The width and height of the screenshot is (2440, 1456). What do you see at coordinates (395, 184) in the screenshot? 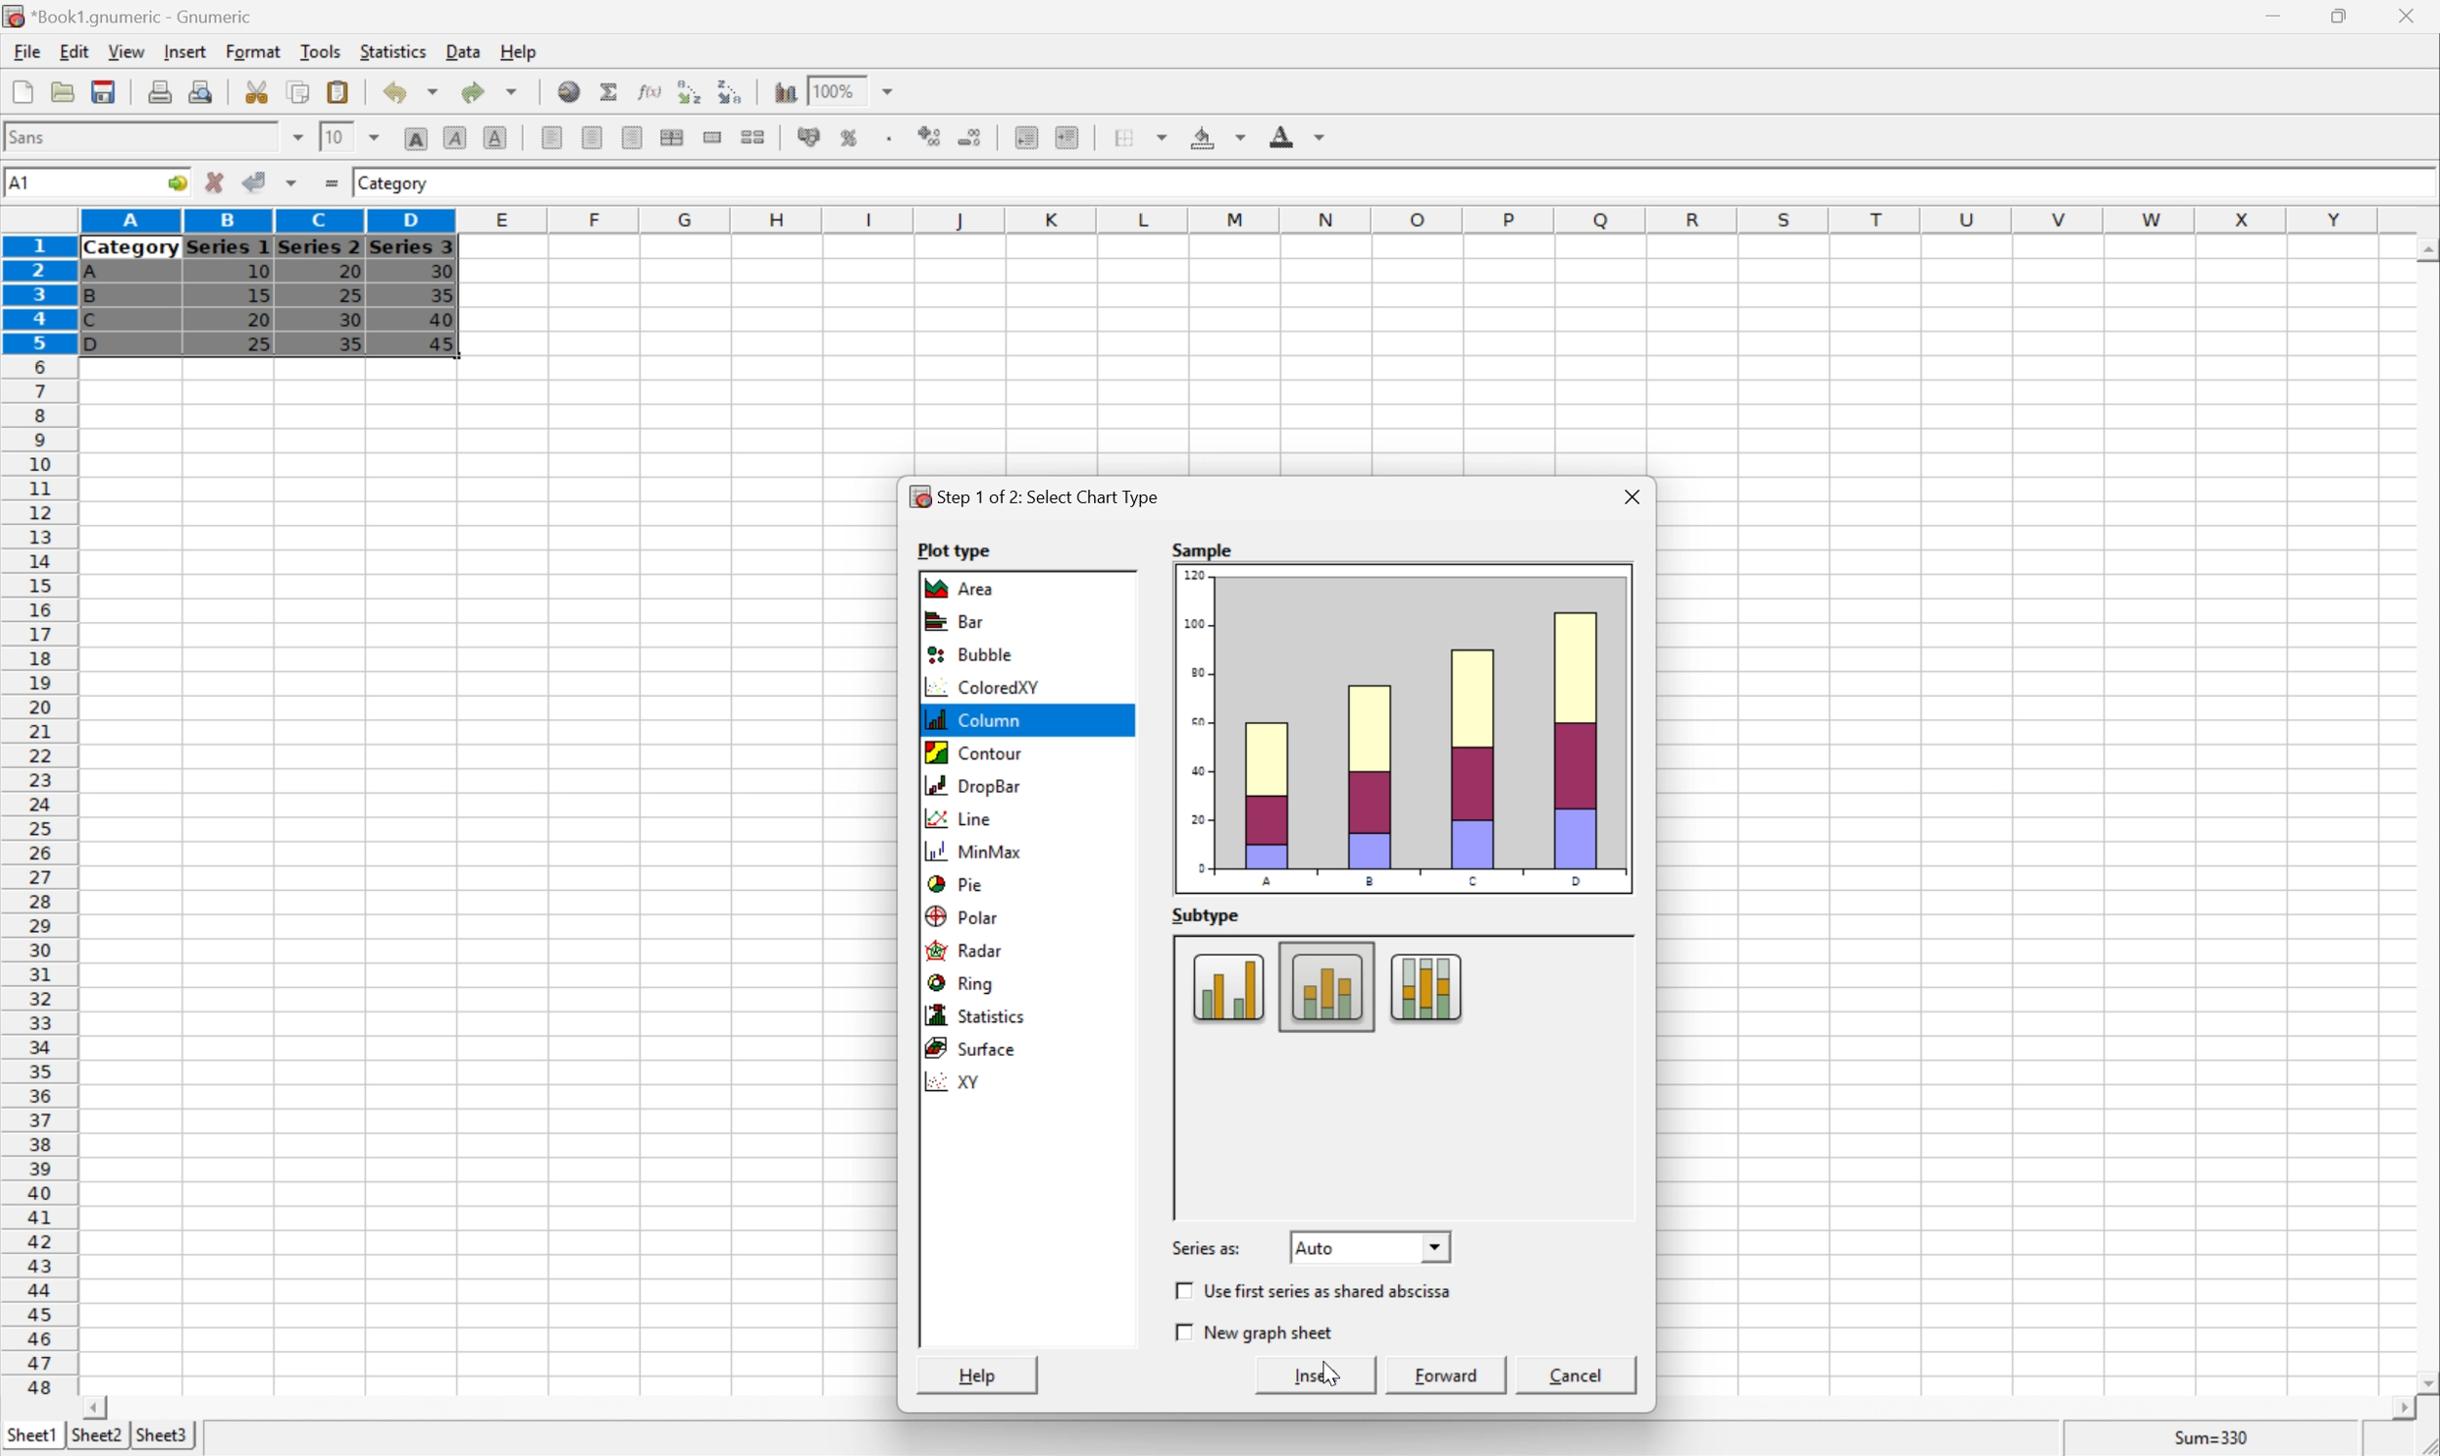
I see `Category` at bounding box center [395, 184].